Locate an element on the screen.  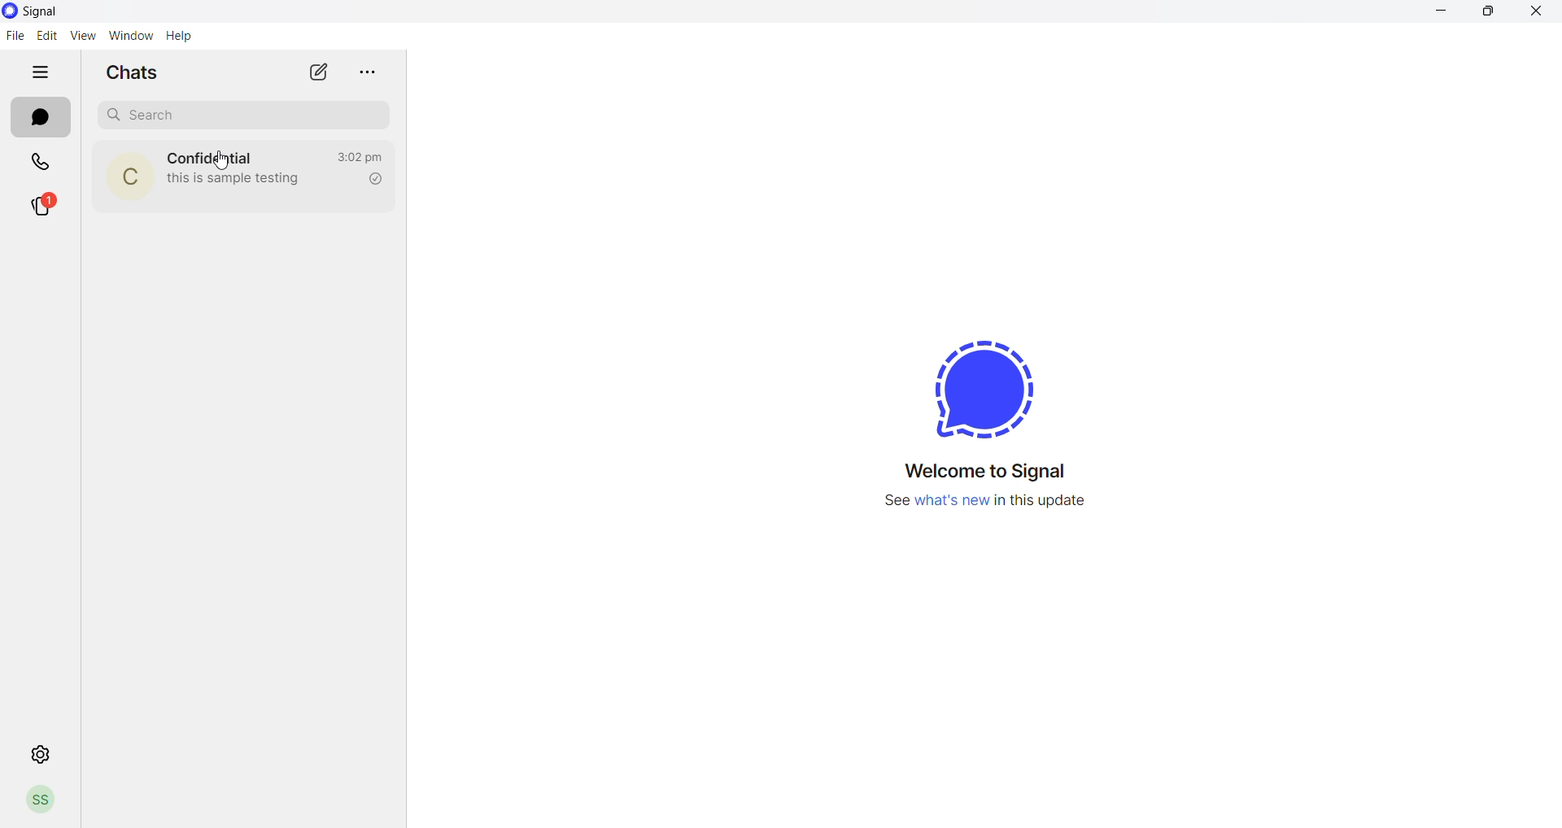
view is located at coordinates (87, 35).